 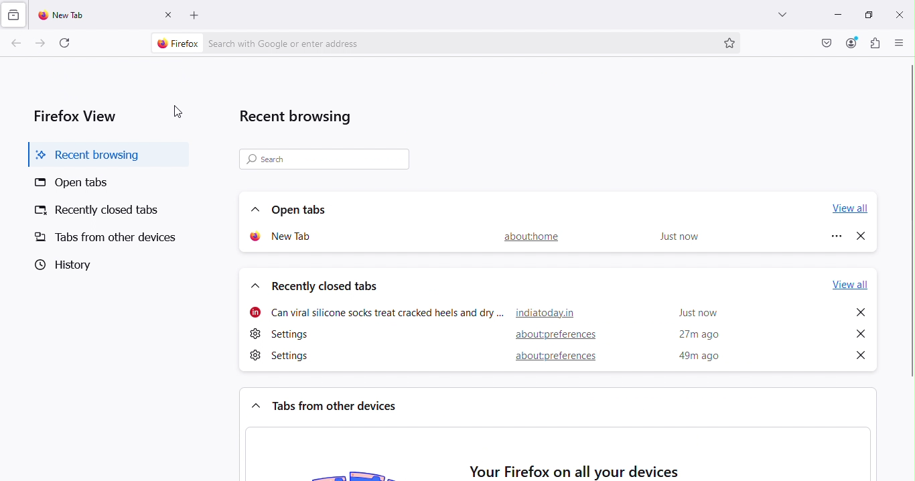 What do you see at coordinates (272, 335) in the screenshot?
I see `settings` at bounding box center [272, 335].